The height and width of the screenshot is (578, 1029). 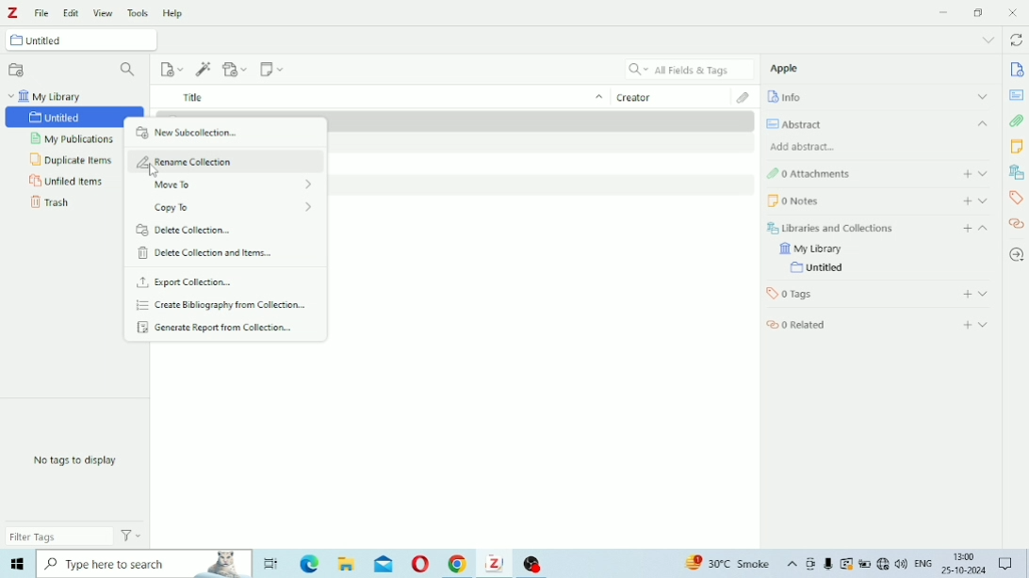 What do you see at coordinates (1017, 147) in the screenshot?
I see `Notes` at bounding box center [1017, 147].